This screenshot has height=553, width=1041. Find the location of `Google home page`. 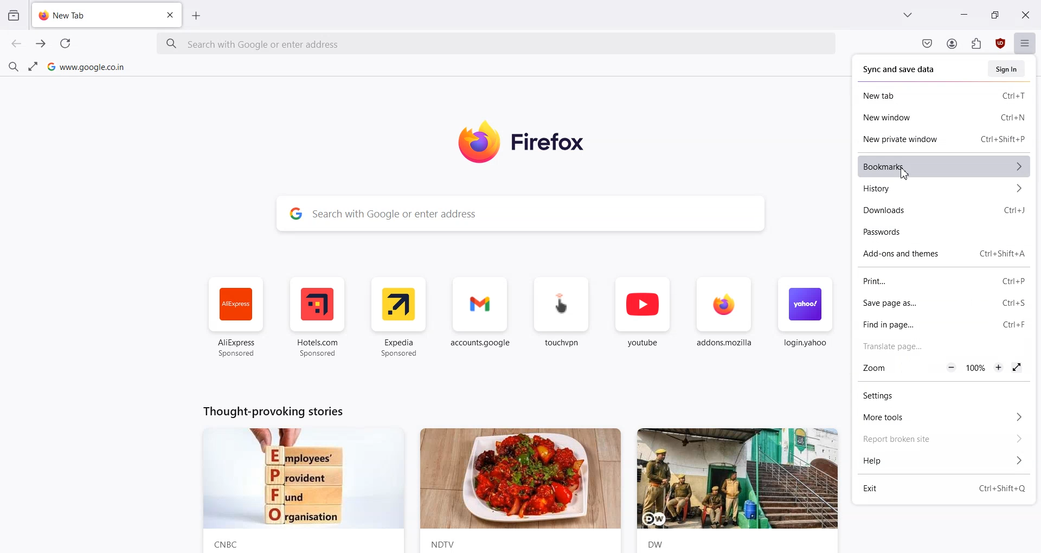

Google home page is located at coordinates (86, 66).